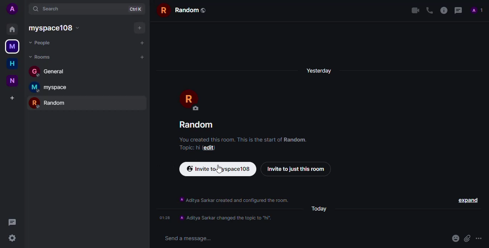  Describe the element at coordinates (13, 98) in the screenshot. I see `add` at that location.